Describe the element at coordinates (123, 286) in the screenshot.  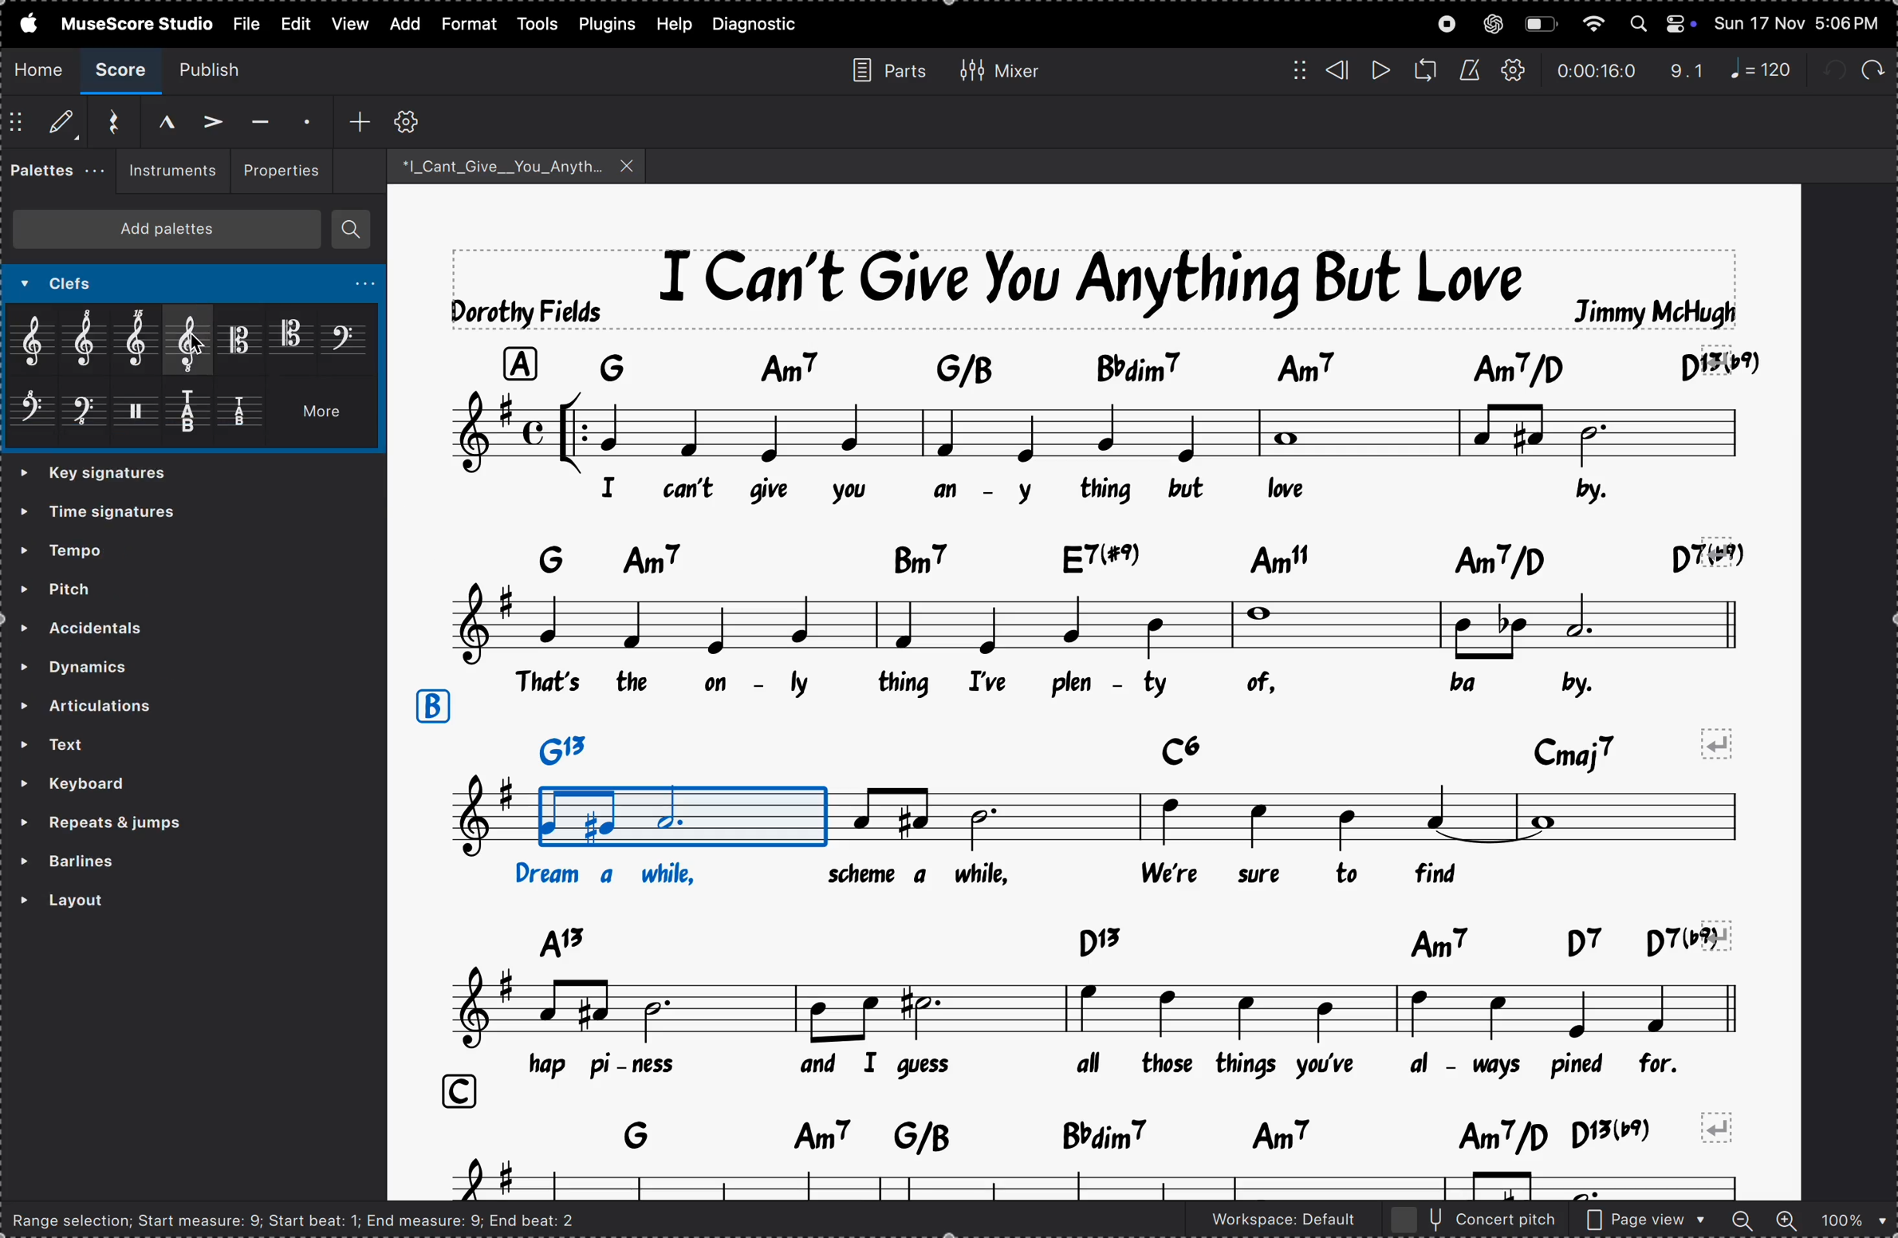
I see `Clefs` at that location.